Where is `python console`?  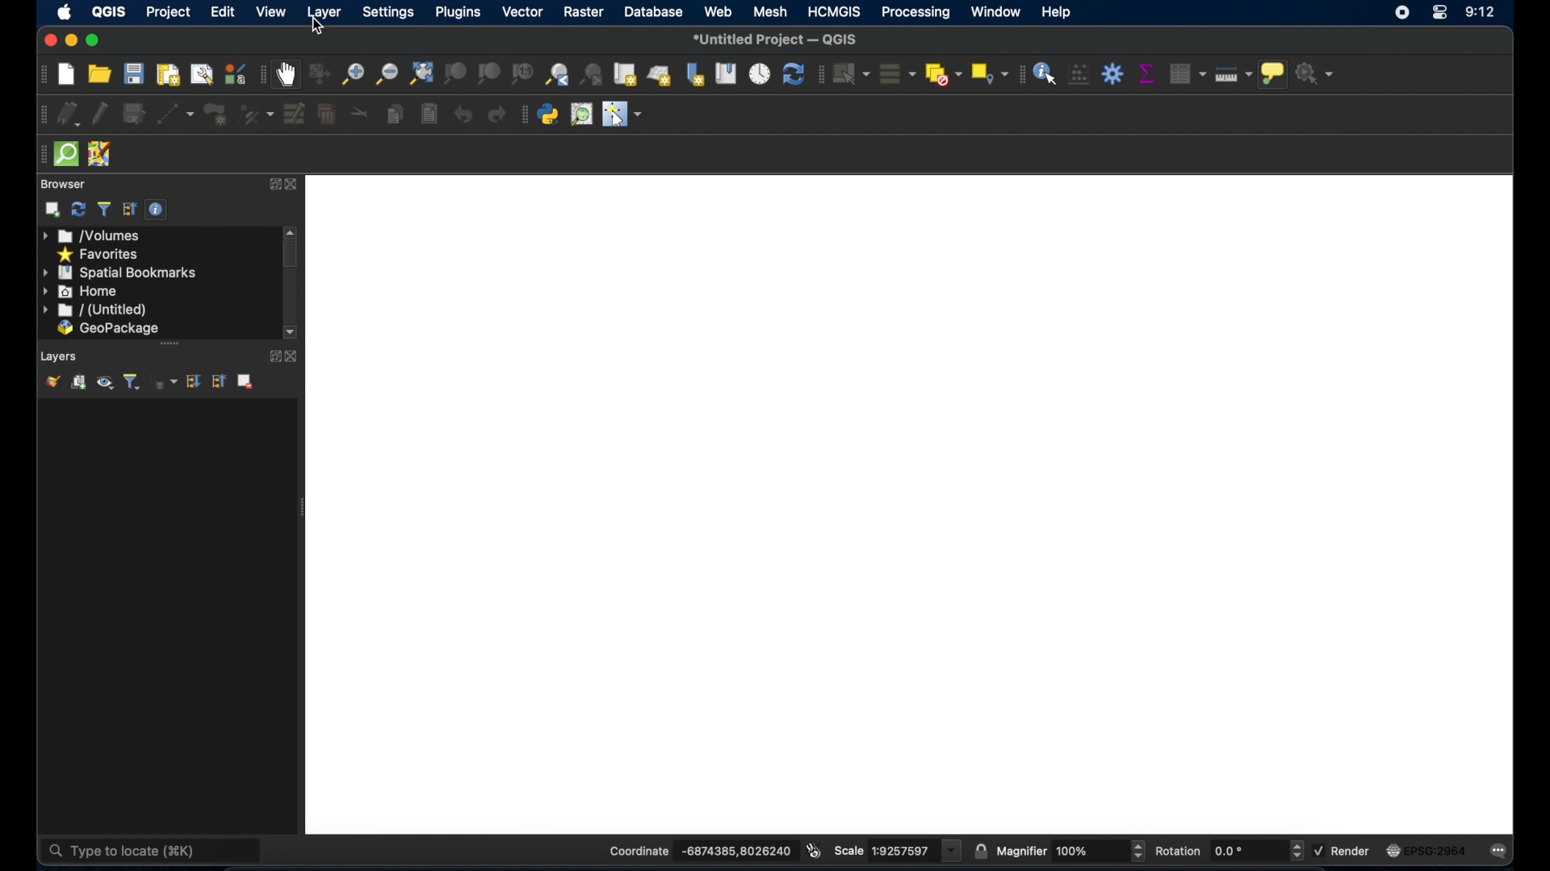 python console is located at coordinates (549, 115).